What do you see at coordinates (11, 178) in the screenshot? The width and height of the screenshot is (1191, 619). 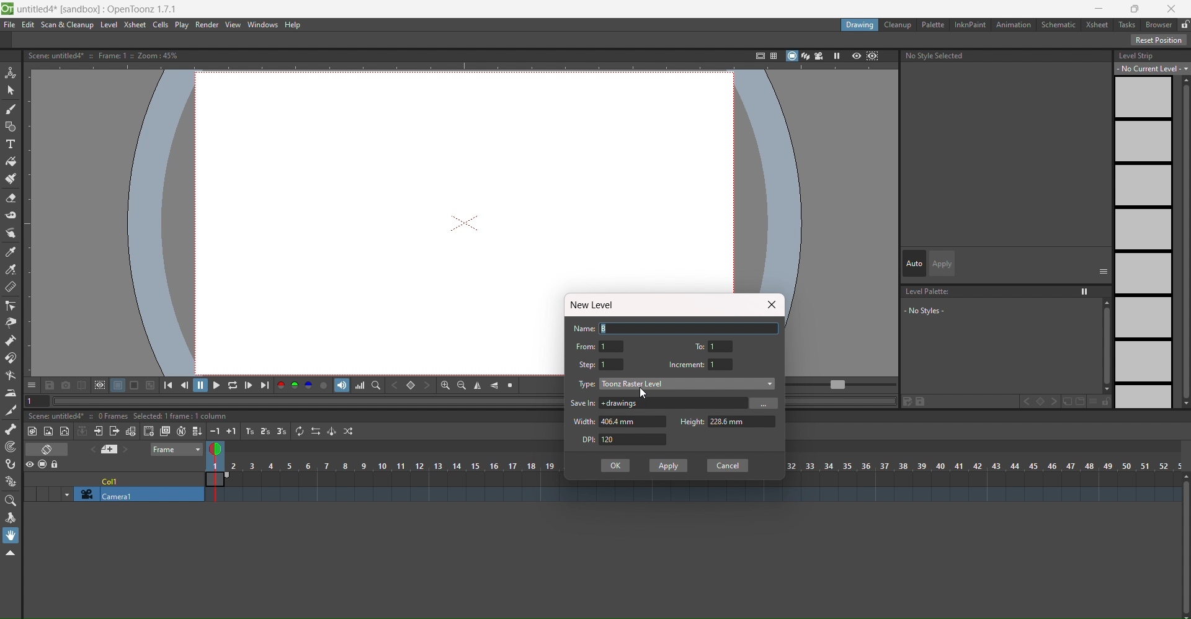 I see `paint brush tool` at bounding box center [11, 178].